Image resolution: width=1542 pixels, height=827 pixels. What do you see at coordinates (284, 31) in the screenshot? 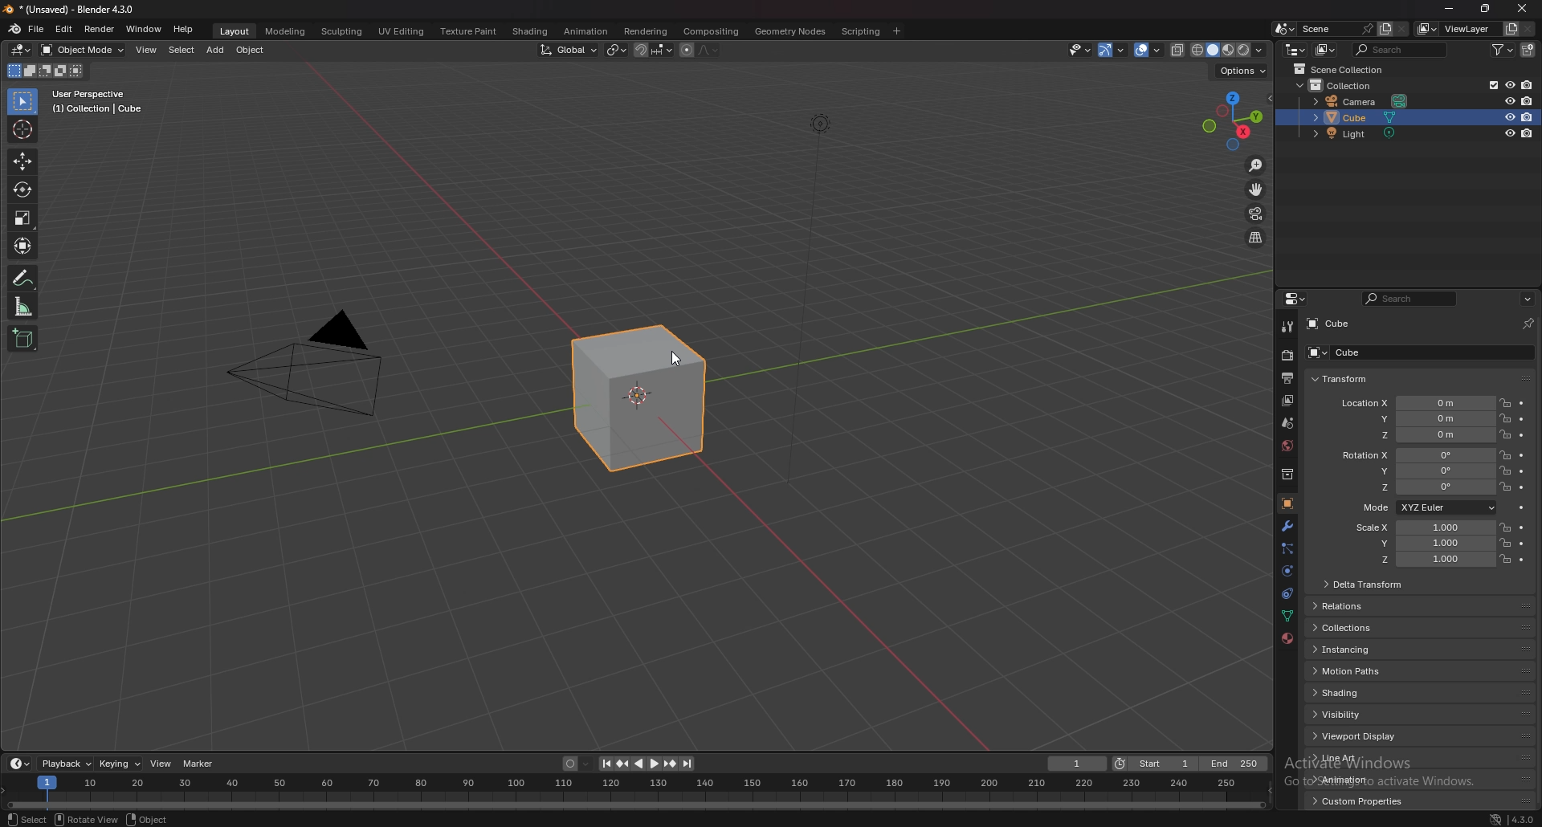
I see `modeling` at bounding box center [284, 31].